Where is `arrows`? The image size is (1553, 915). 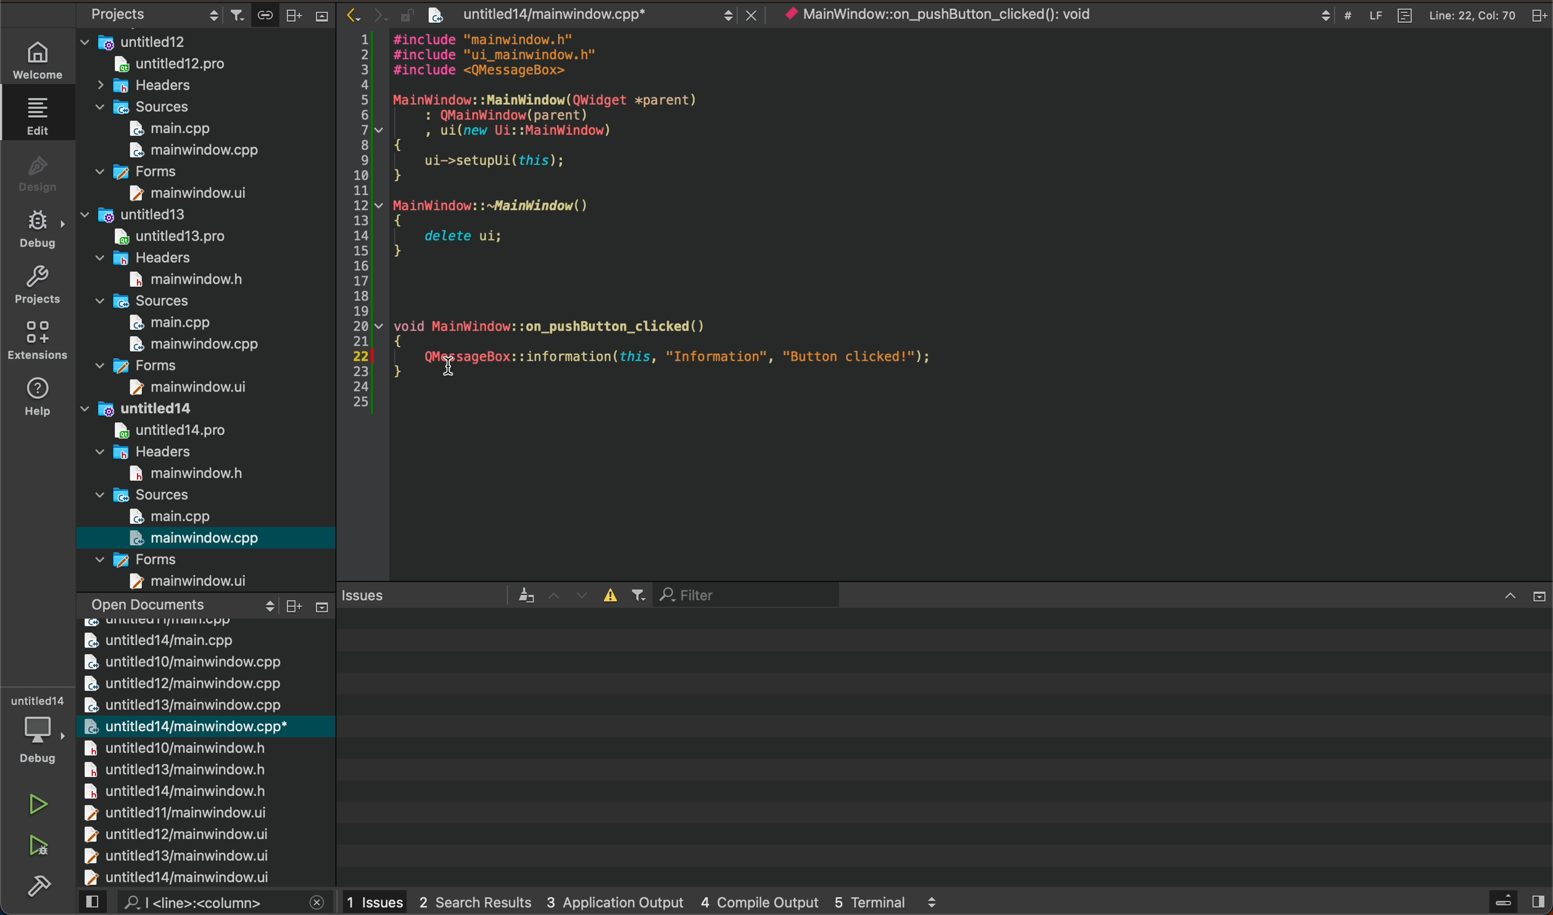 arrows is located at coordinates (570, 594).